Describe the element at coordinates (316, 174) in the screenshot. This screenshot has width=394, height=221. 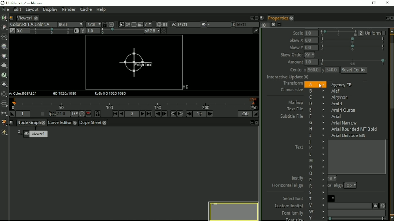
I see `O` at that location.